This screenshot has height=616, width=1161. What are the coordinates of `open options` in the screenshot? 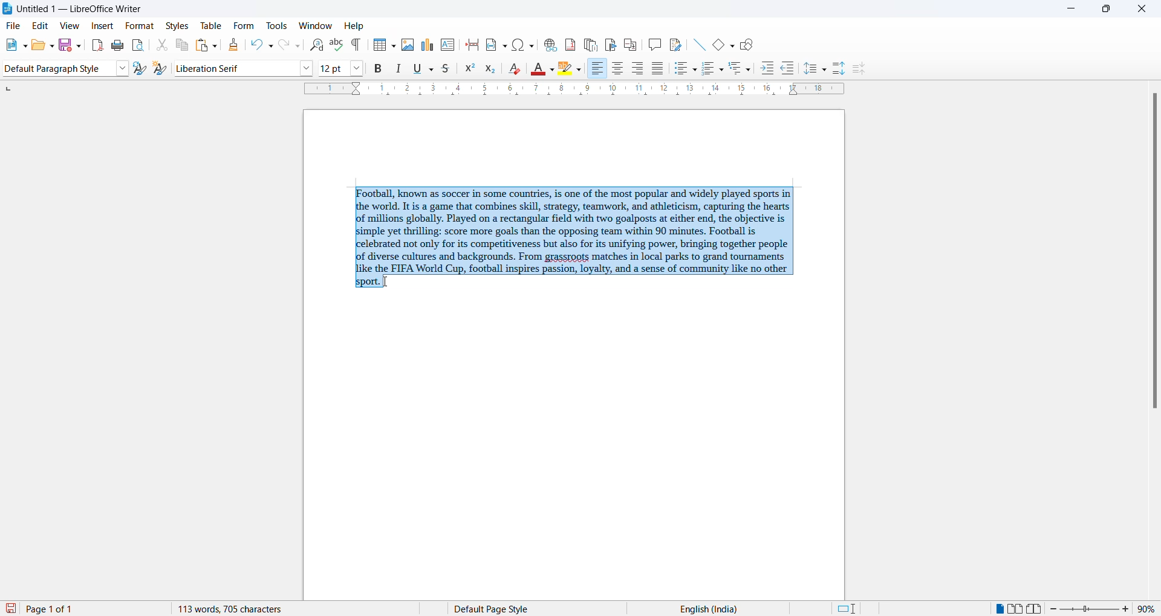 It's located at (48, 45).